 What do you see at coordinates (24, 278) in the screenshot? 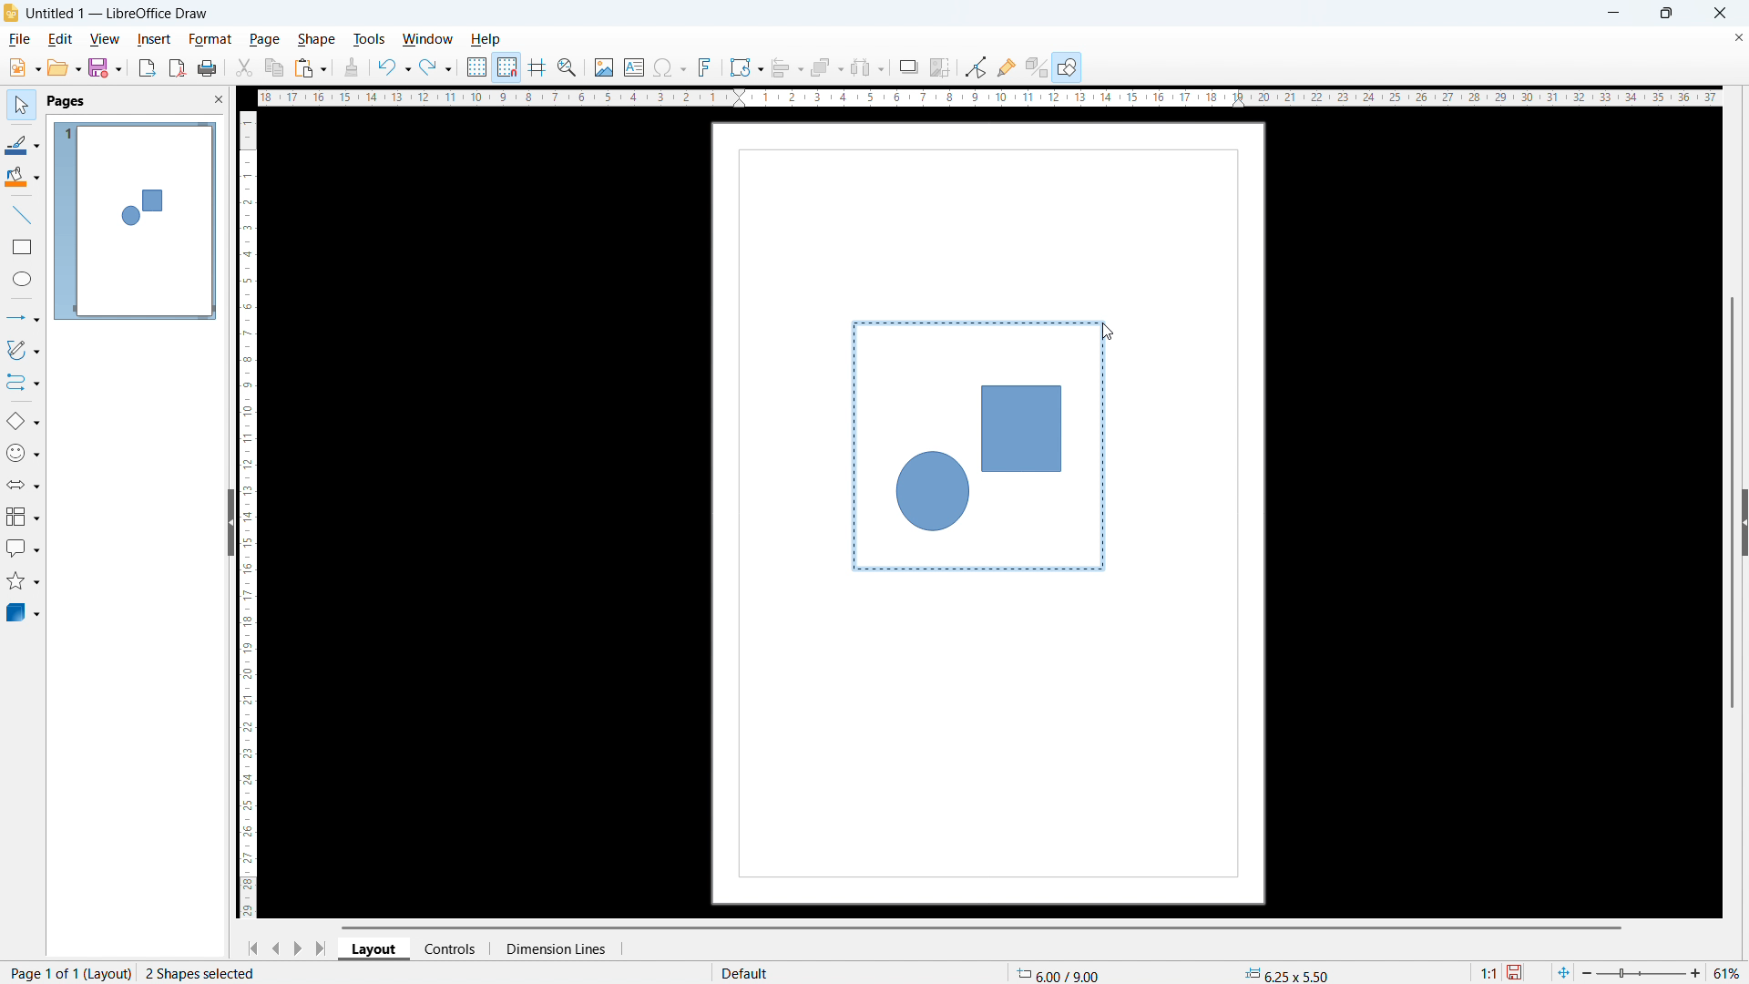
I see `elipse` at bounding box center [24, 278].